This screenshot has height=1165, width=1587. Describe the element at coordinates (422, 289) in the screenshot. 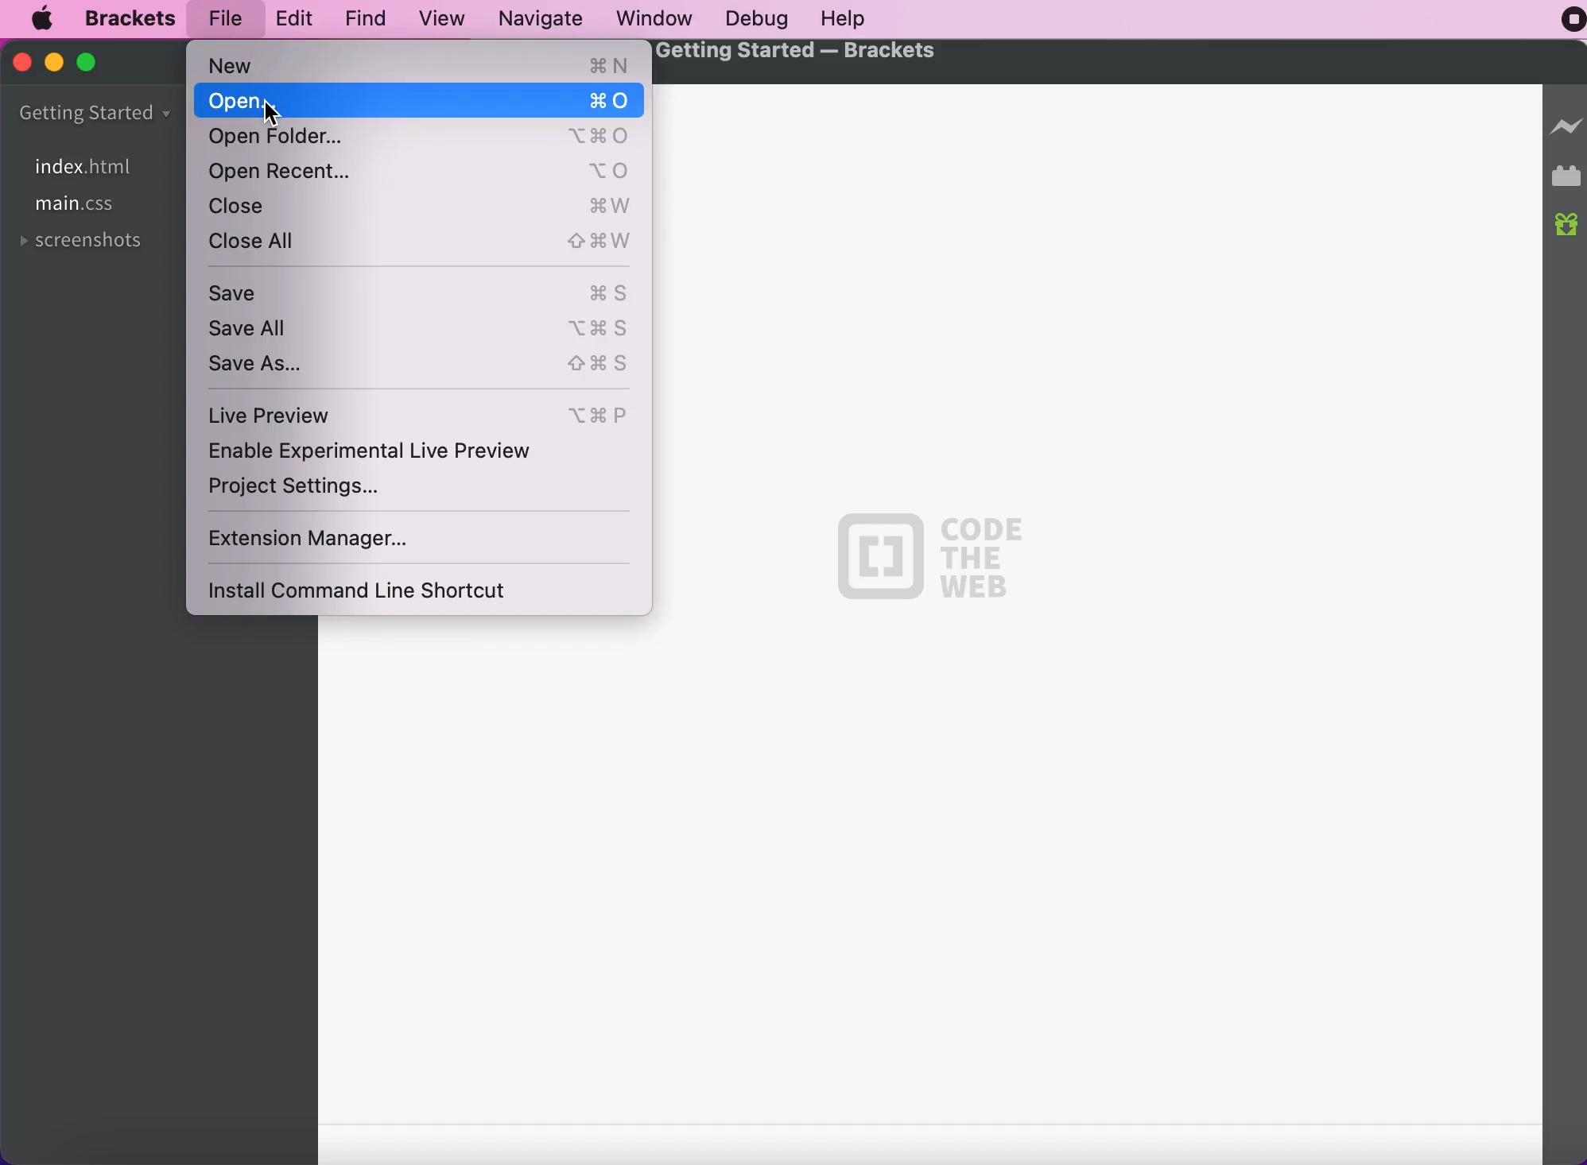

I see `save` at that location.